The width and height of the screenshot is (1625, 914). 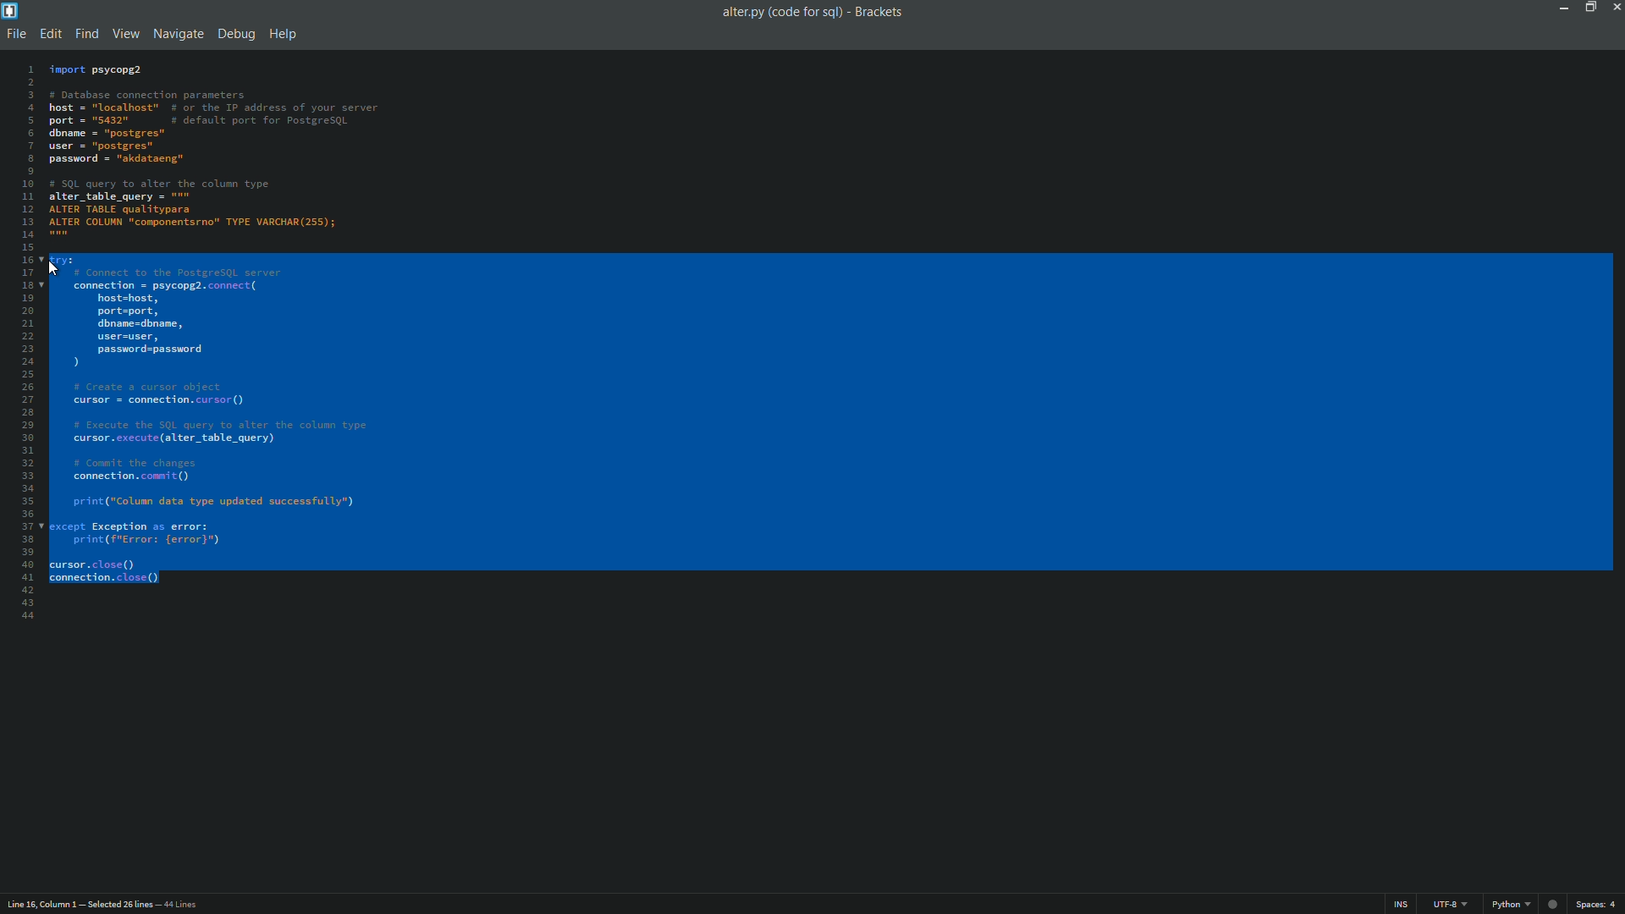 What do you see at coordinates (1526, 905) in the screenshot?
I see `file format` at bounding box center [1526, 905].